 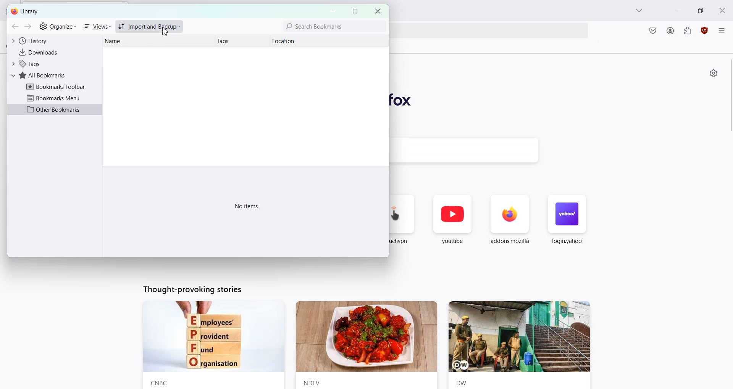 I want to click on Vertical Scroll bar, so click(x=728, y=97).